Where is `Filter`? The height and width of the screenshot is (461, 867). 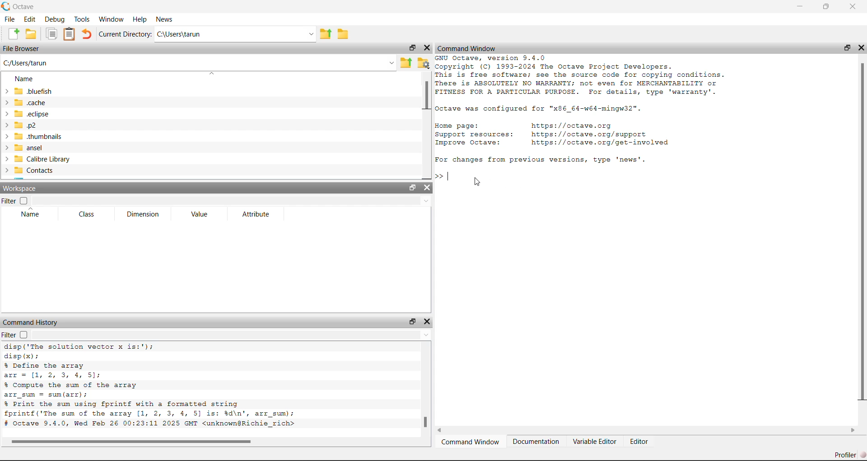 Filter is located at coordinates (9, 335).